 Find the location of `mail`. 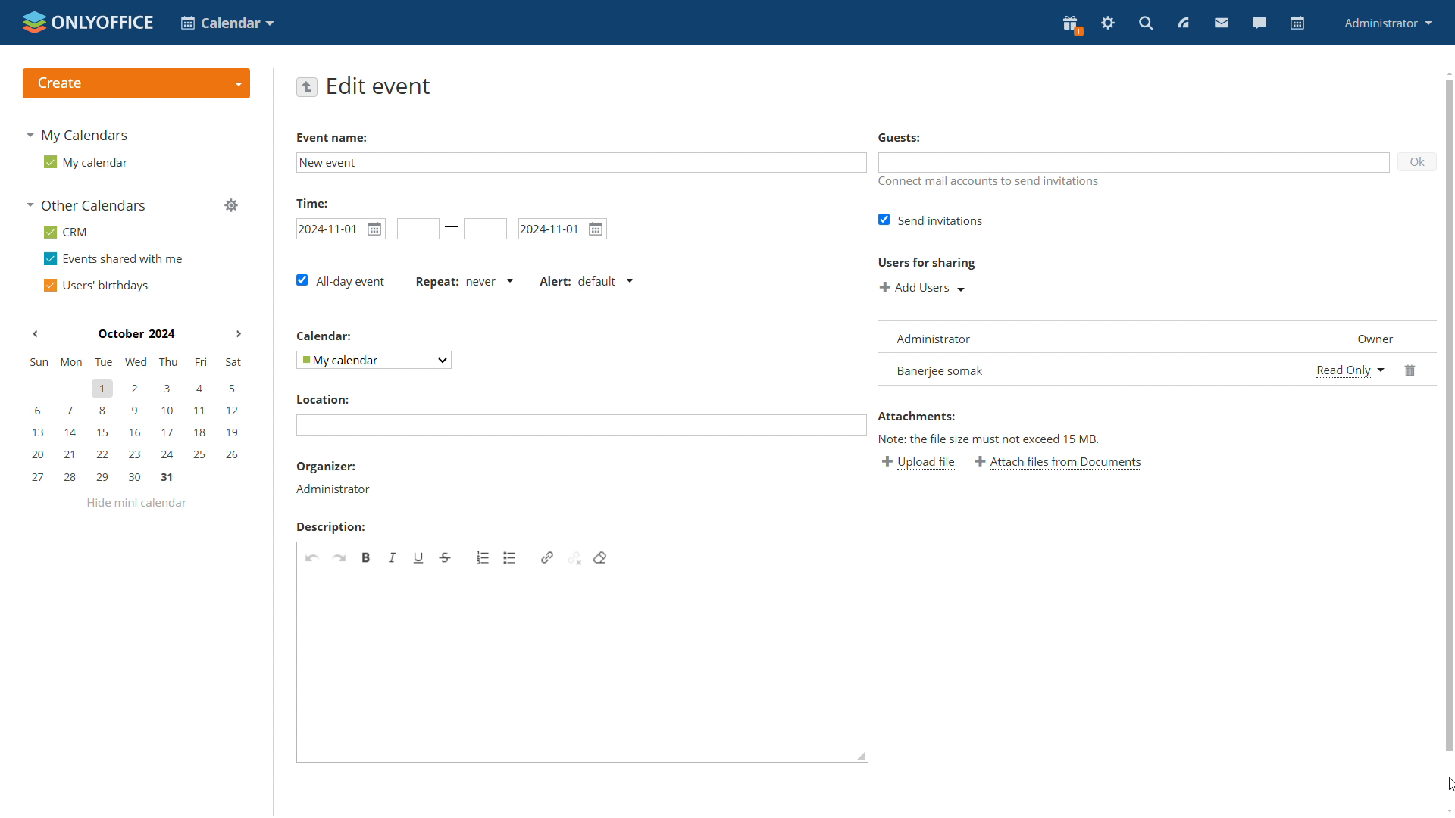

mail is located at coordinates (1220, 23).